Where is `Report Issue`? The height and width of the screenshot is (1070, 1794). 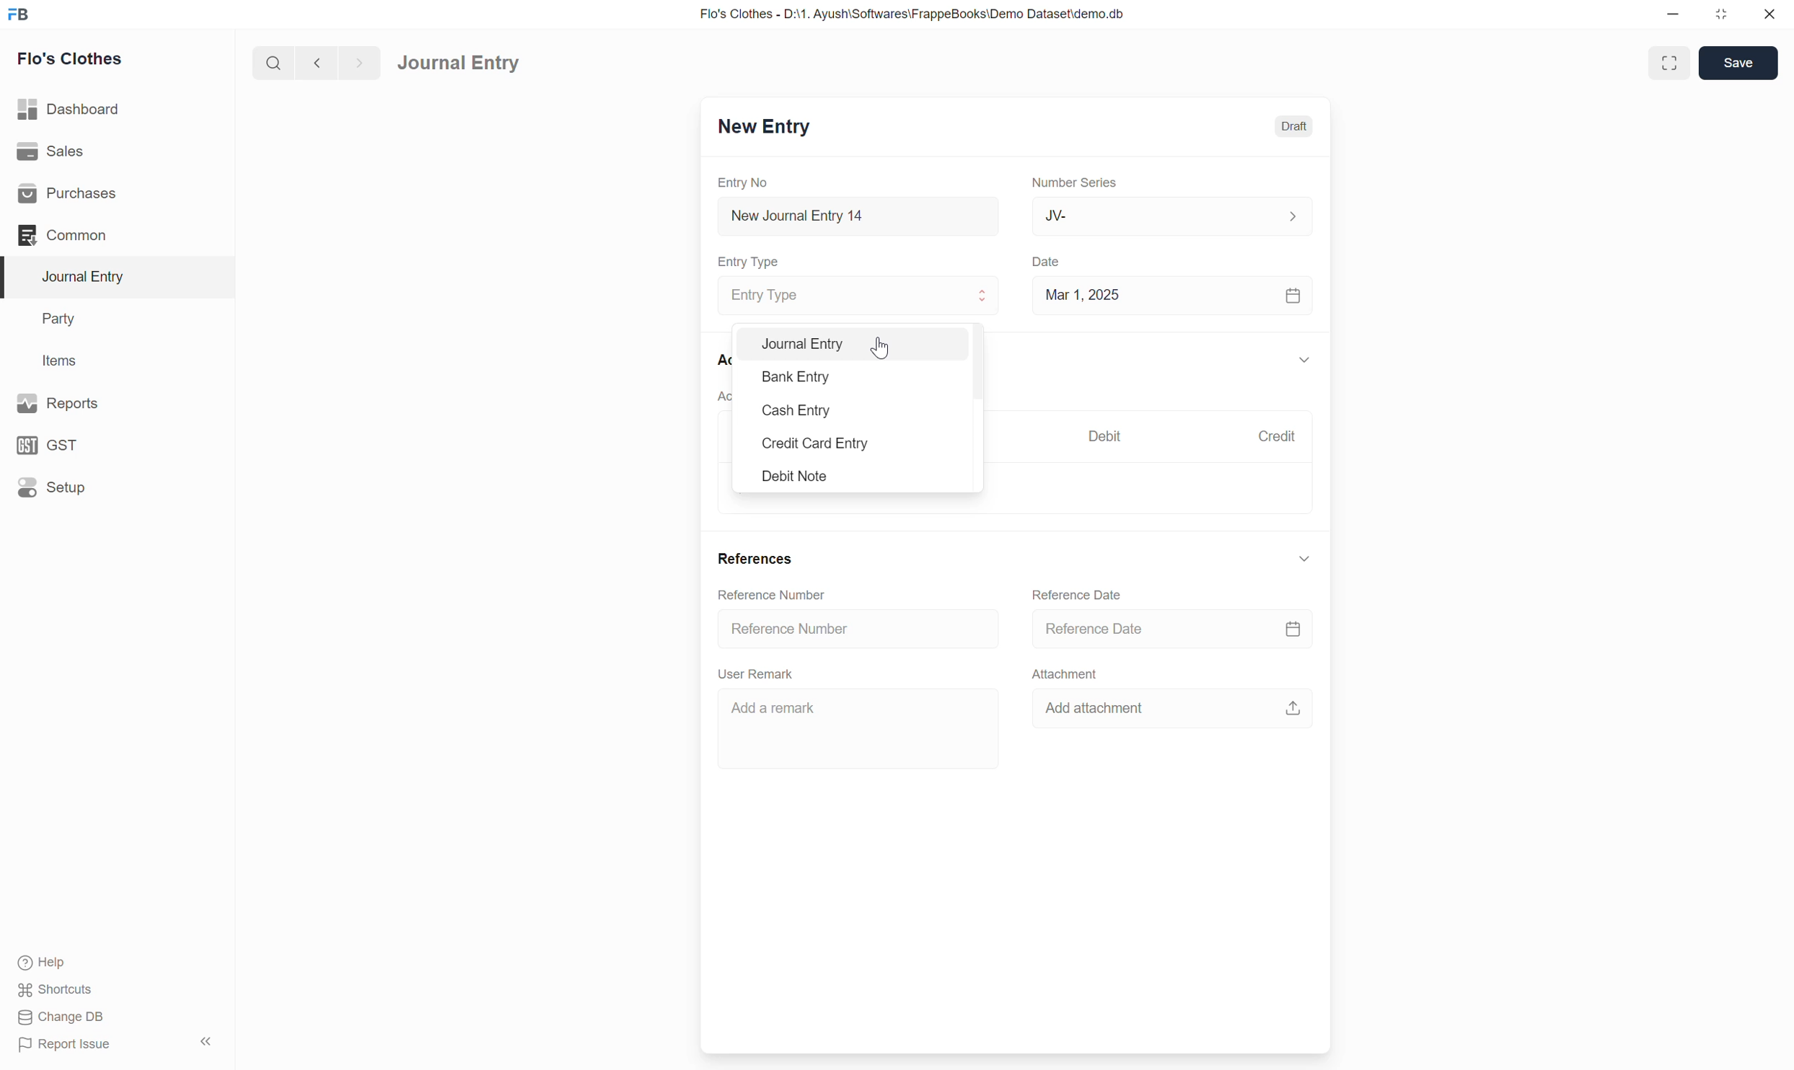 Report Issue is located at coordinates (70, 1045).